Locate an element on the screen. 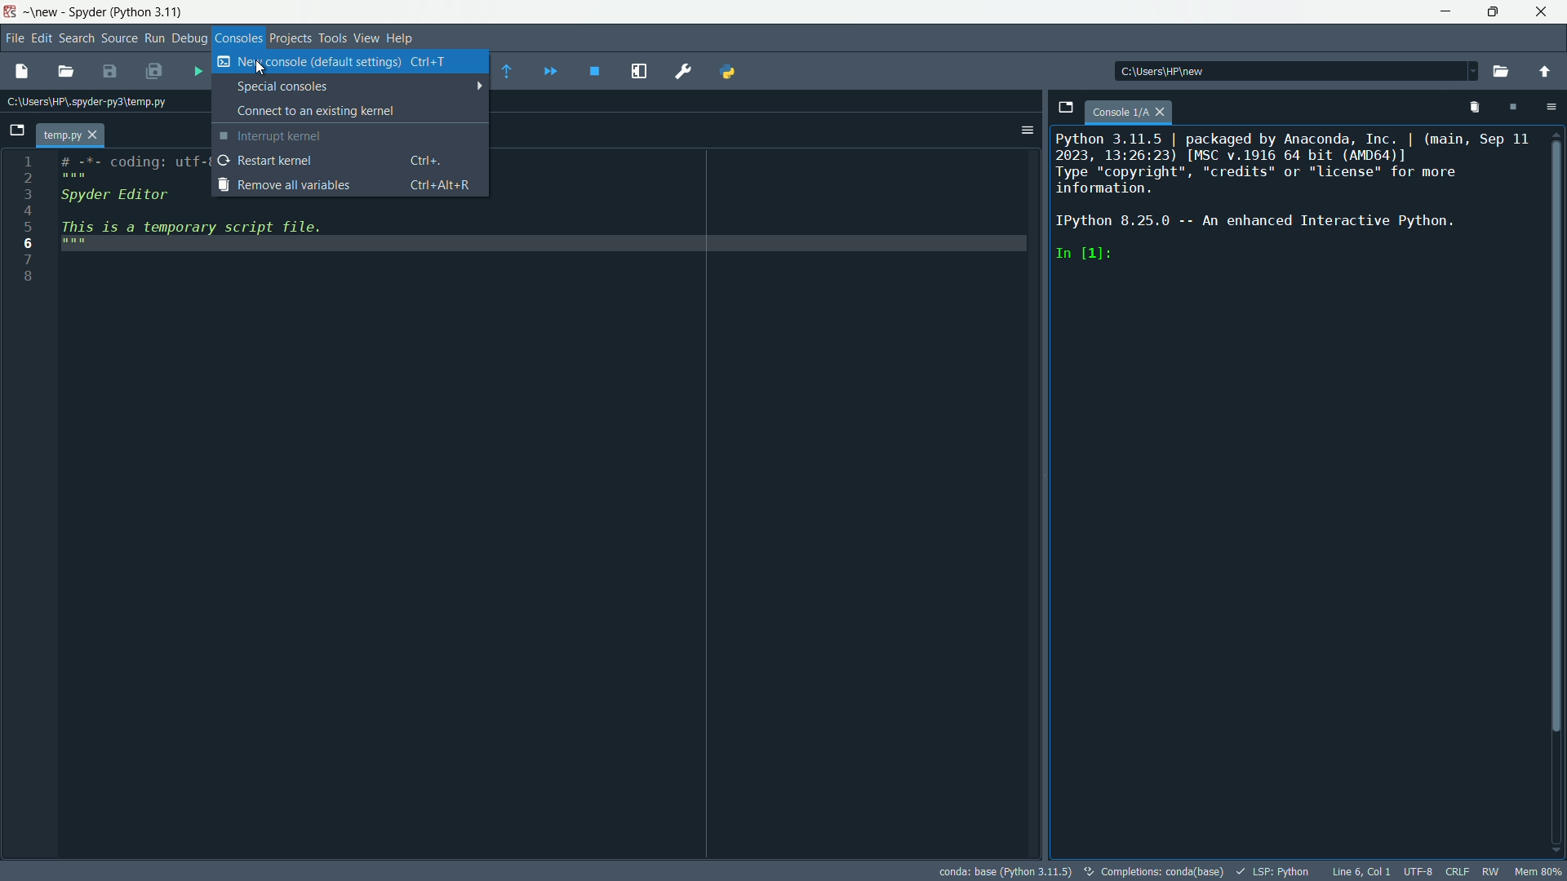 The width and height of the screenshot is (1567, 881). minimize is located at coordinates (1449, 13).